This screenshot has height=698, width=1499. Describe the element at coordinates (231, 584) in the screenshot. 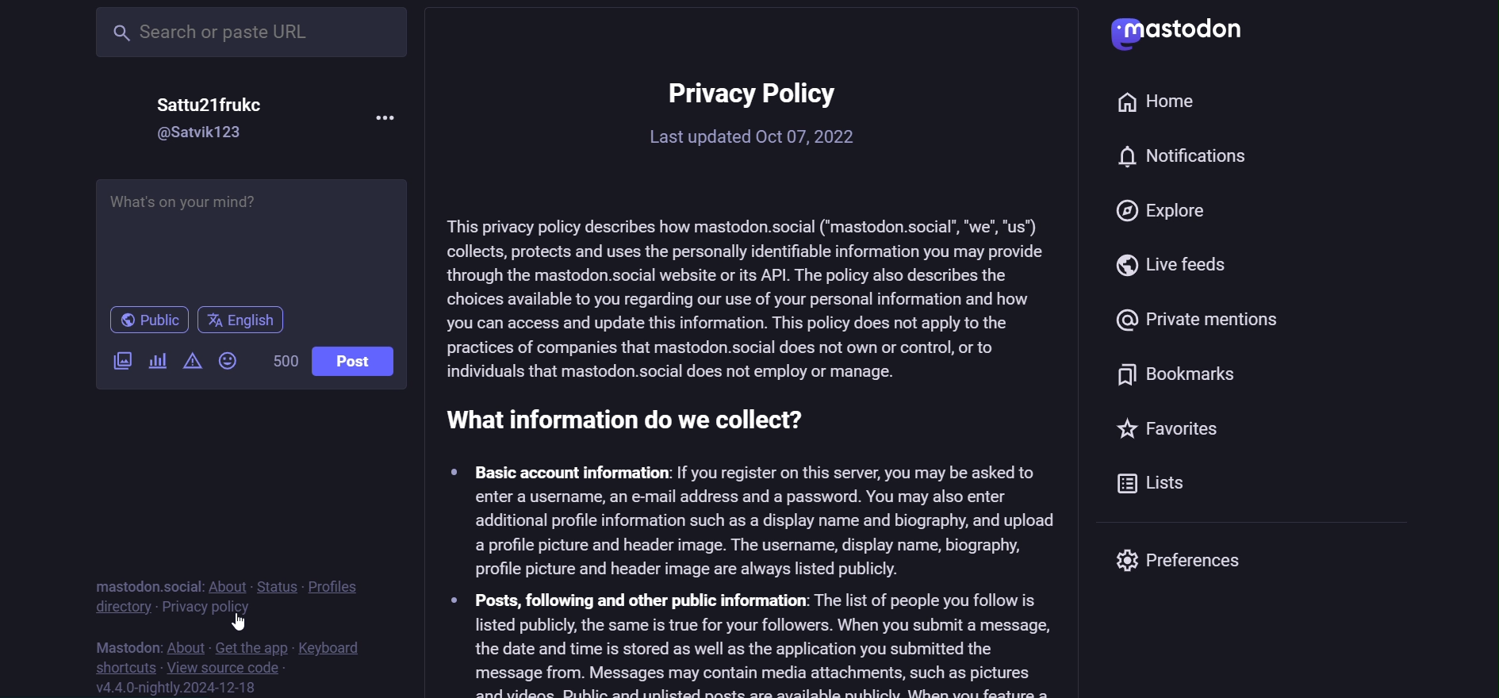

I see `about` at that location.